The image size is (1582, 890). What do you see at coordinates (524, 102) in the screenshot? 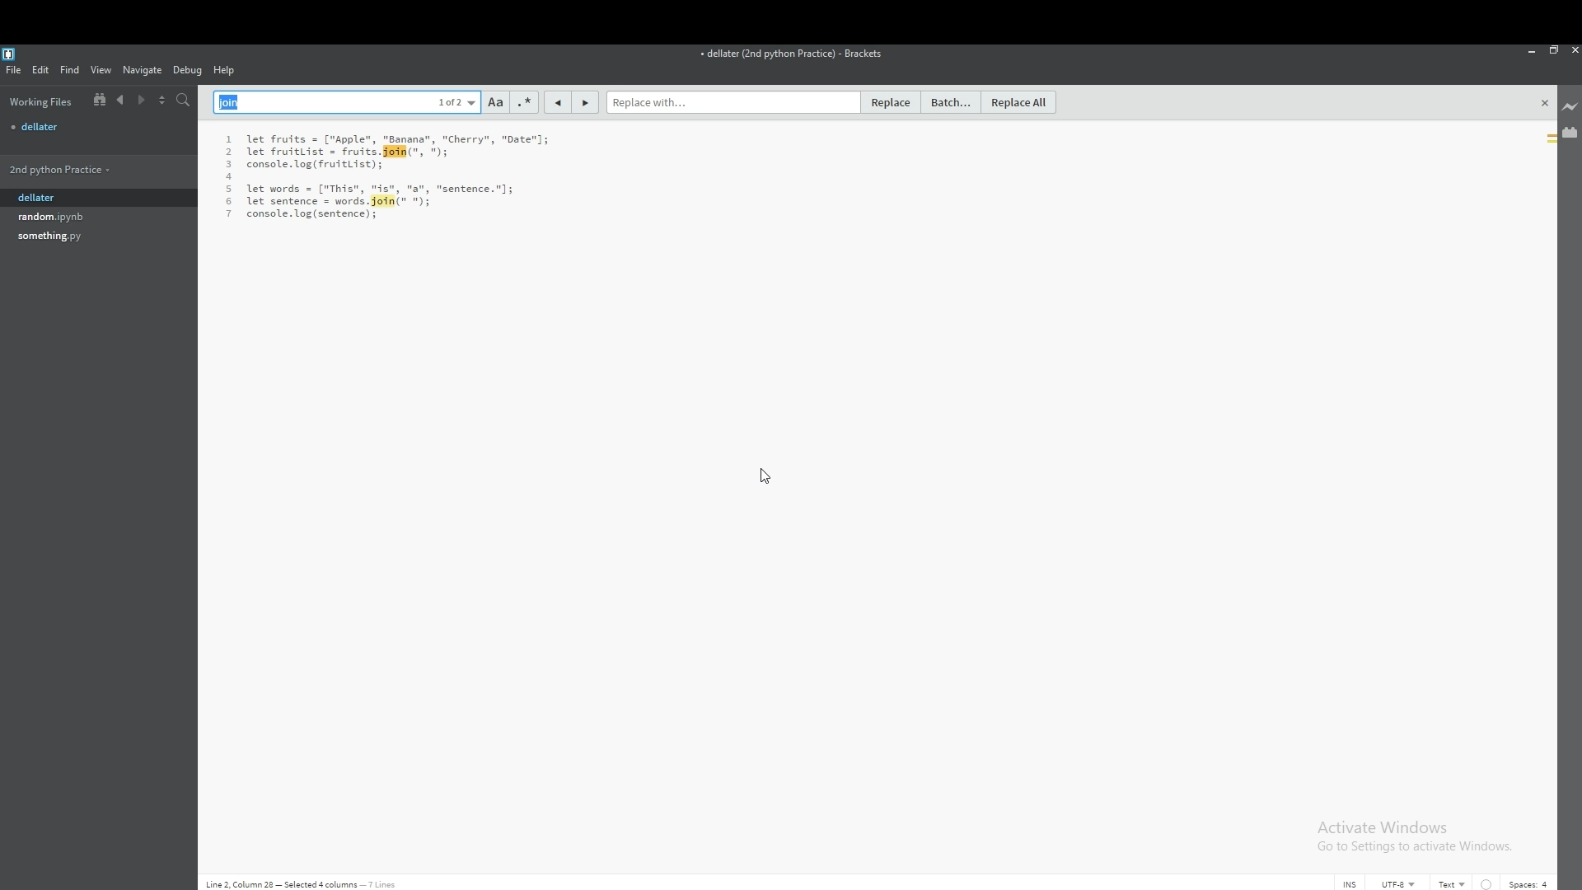
I see `regex` at bounding box center [524, 102].